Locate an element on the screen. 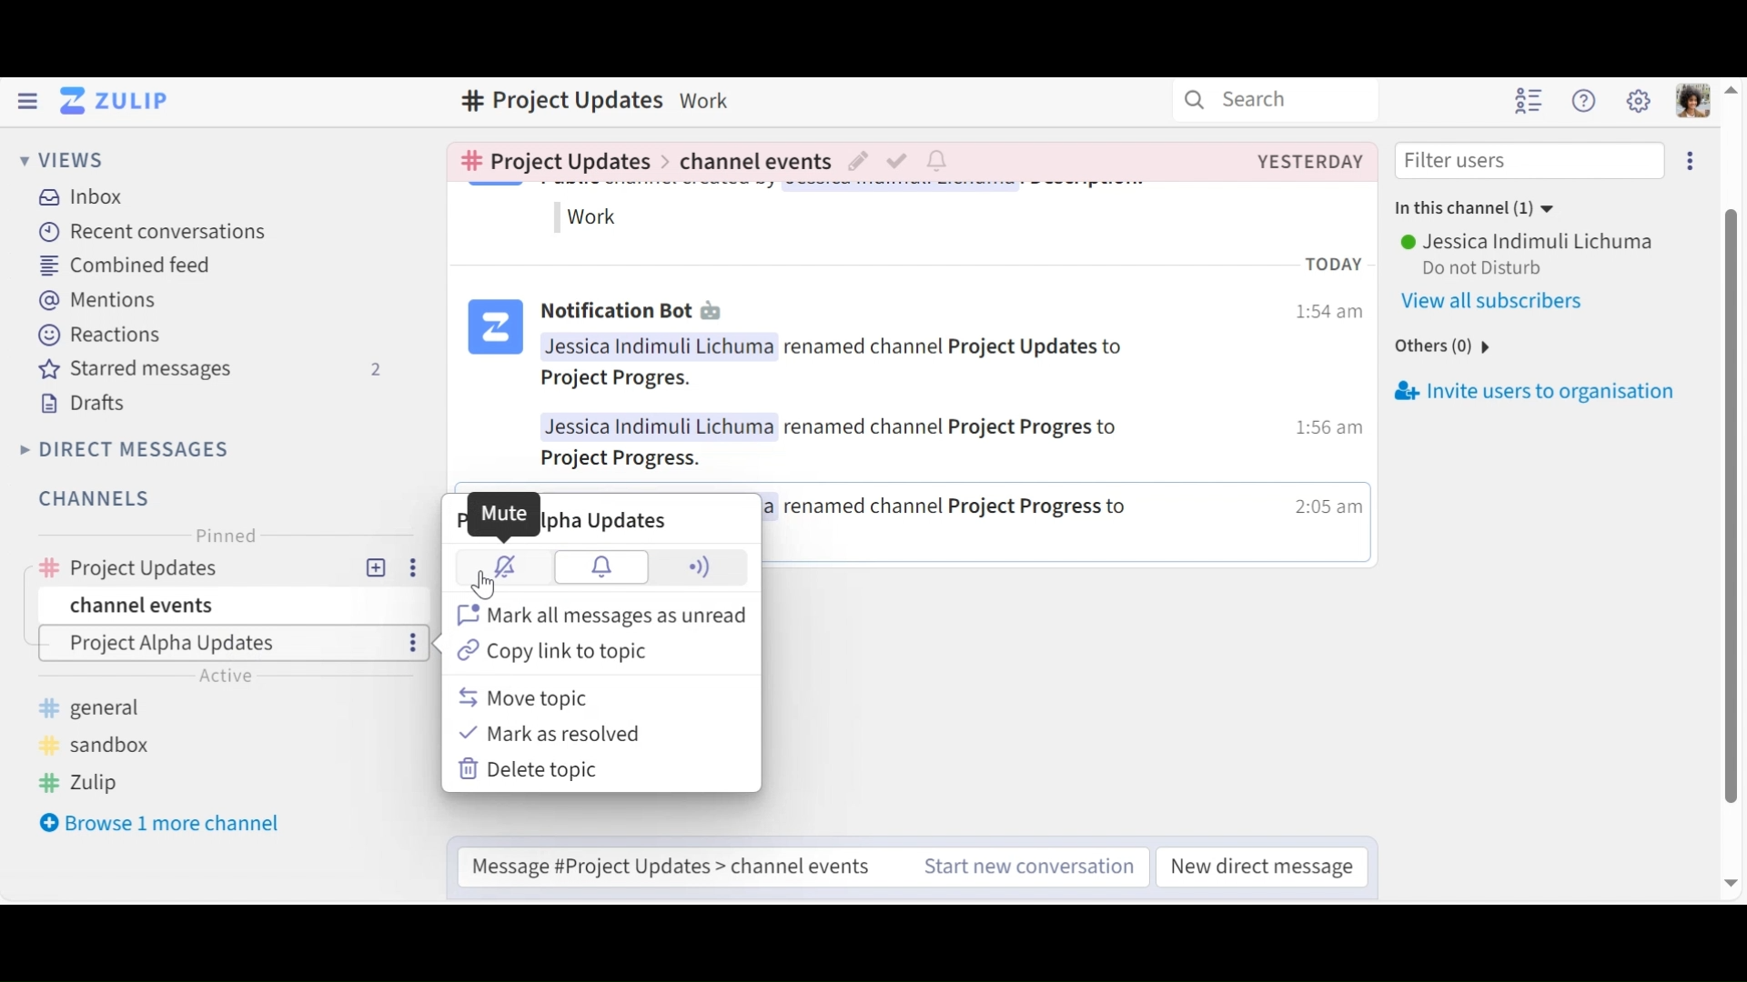 This screenshot has width=1747, height=982. 1:54 am is located at coordinates (1328, 316).